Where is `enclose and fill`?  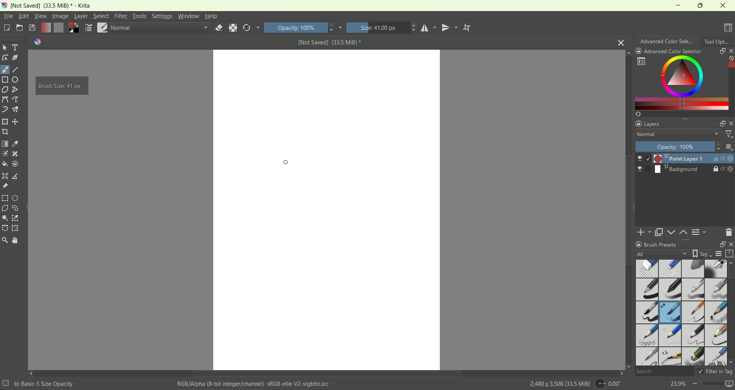
enclose and fill is located at coordinates (15, 164).